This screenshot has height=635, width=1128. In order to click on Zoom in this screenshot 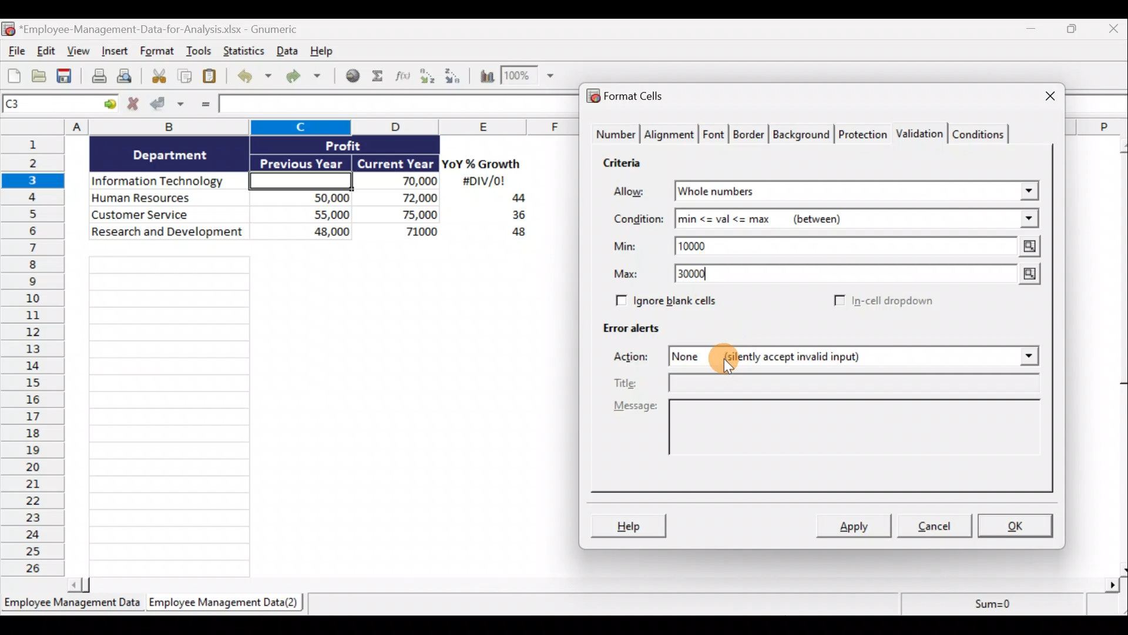, I will do `click(531, 78)`.